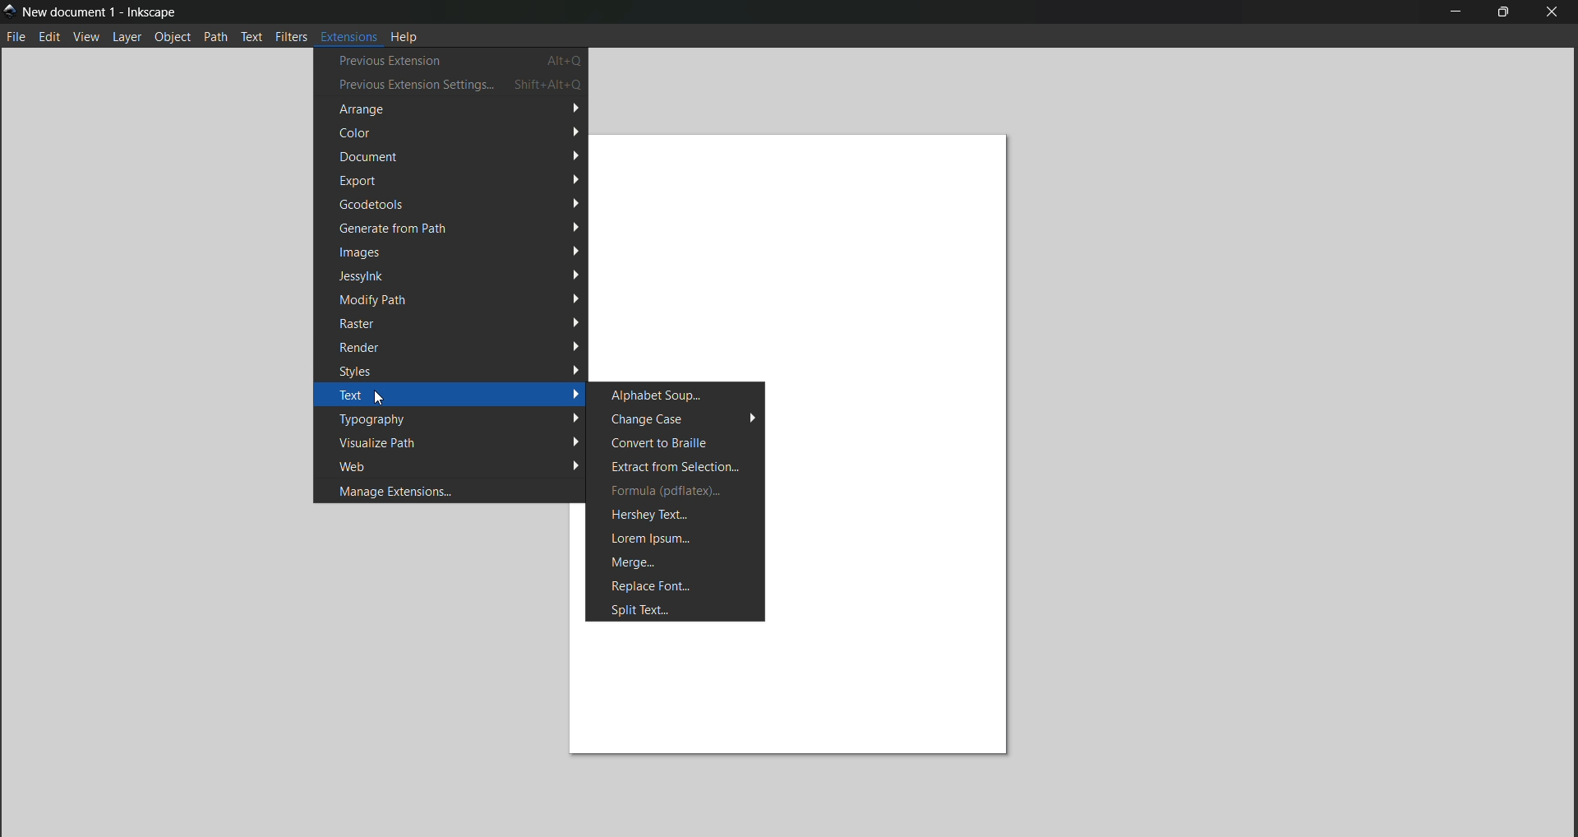  What do you see at coordinates (252, 36) in the screenshot?
I see `text` at bounding box center [252, 36].